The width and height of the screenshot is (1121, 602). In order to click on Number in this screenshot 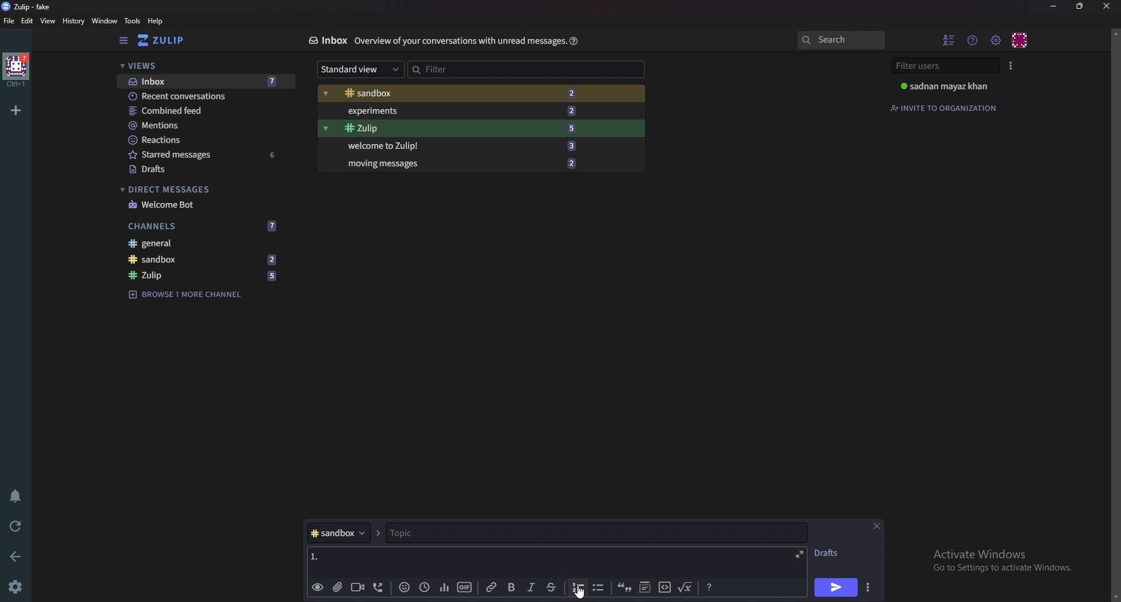, I will do `click(315, 555)`.